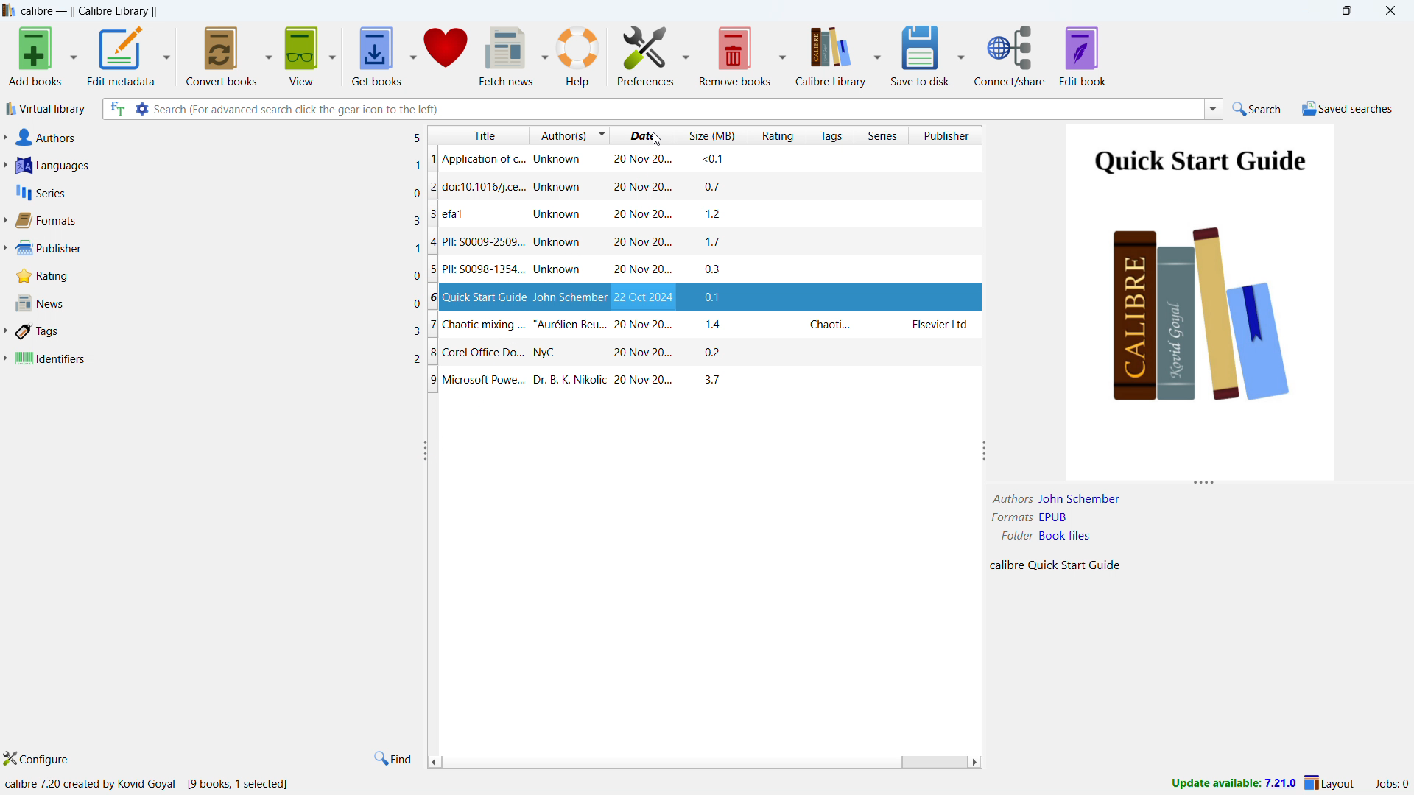 Image resolution: width=1414 pixels, height=795 pixels. Describe the element at coordinates (646, 53) in the screenshot. I see `preference` at that location.